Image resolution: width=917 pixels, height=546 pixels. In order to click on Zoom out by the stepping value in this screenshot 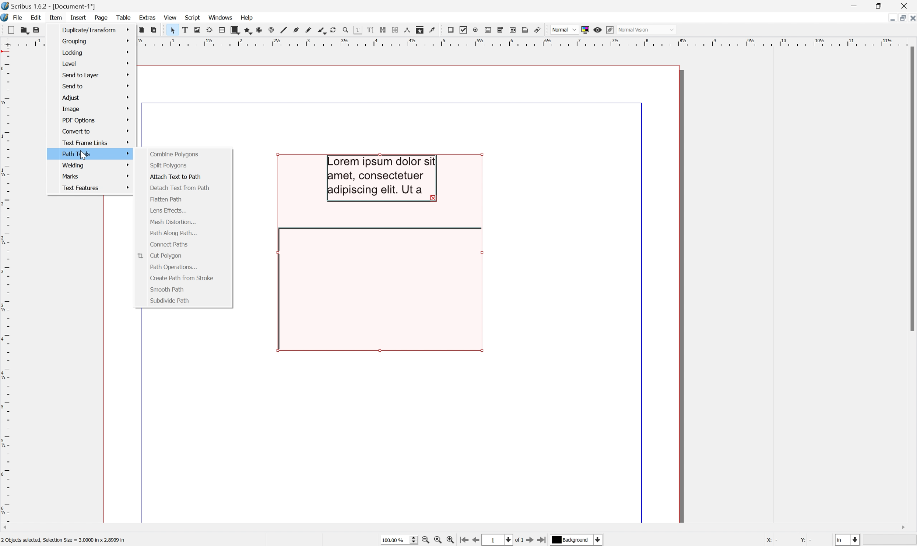, I will do `click(427, 540)`.